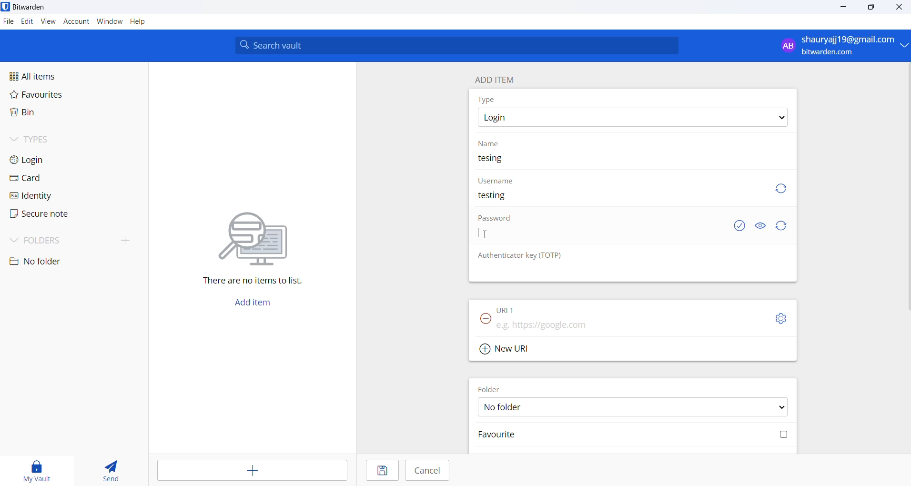  Describe the element at coordinates (842, 10) in the screenshot. I see `minimize` at that location.